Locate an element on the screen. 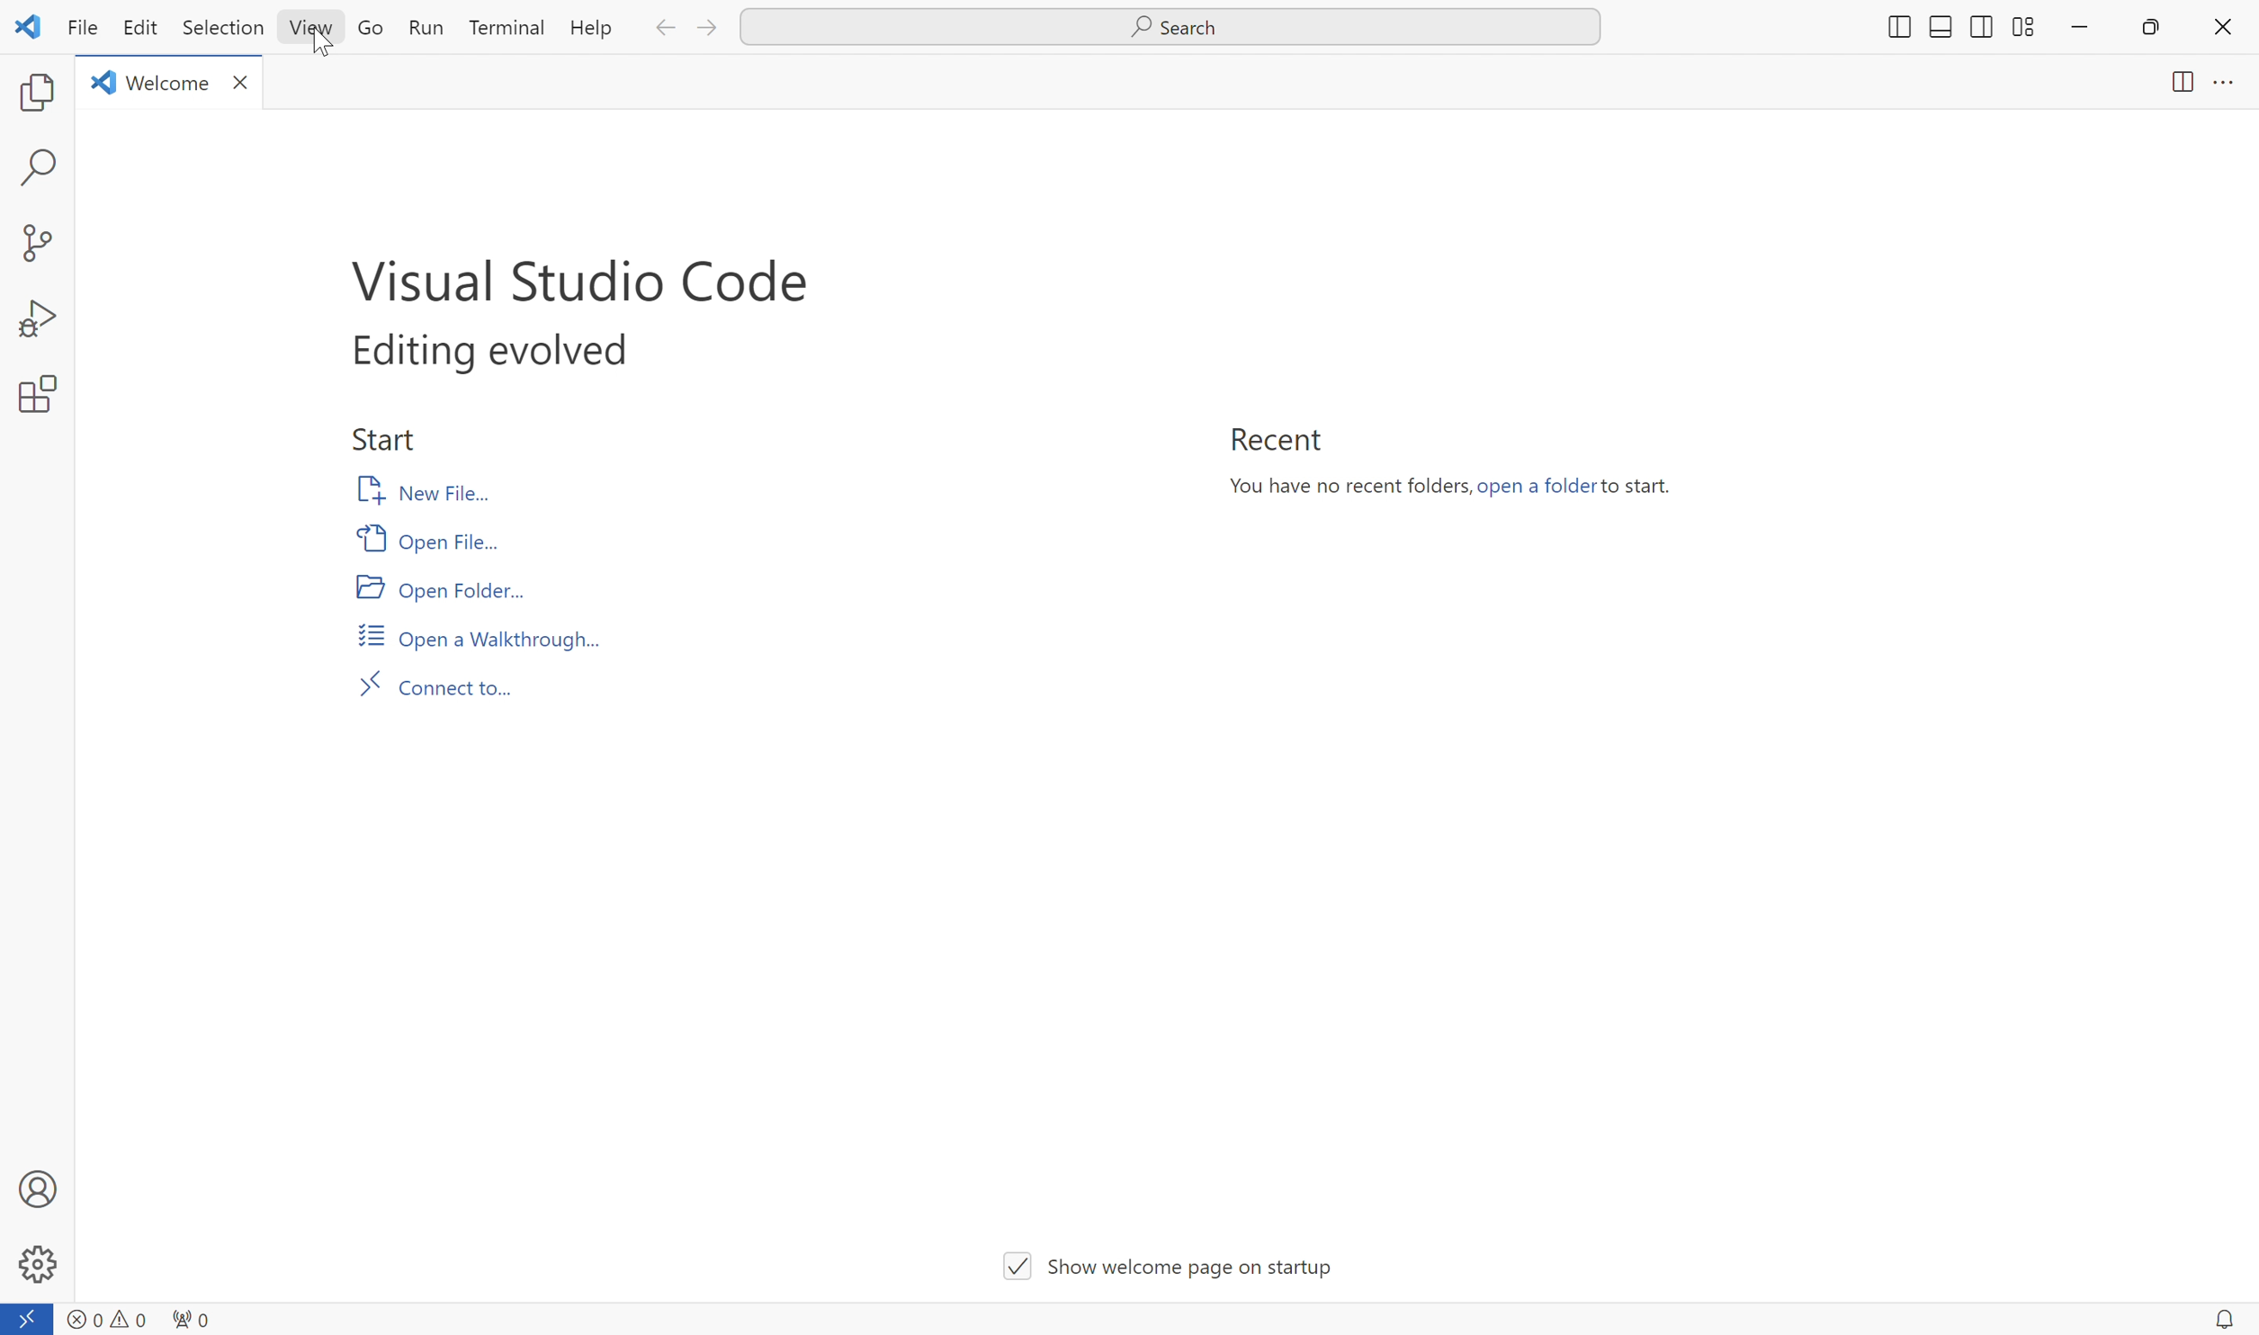  No ports forwarded is located at coordinates (192, 1318).